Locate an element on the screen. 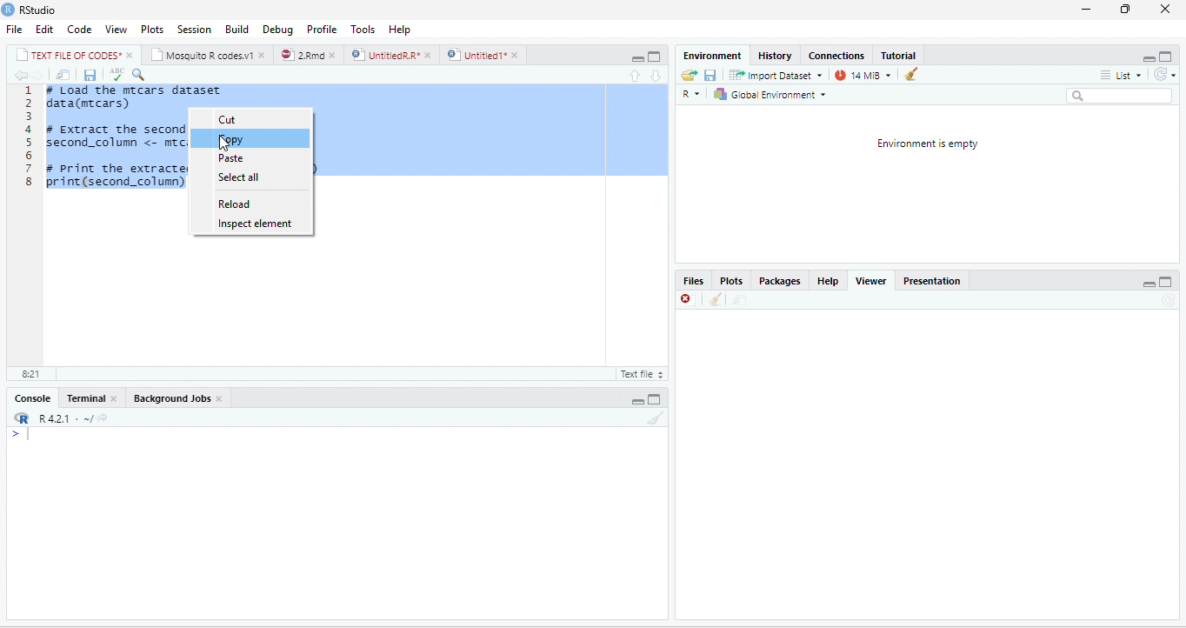  Edit is located at coordinates (44, 30).